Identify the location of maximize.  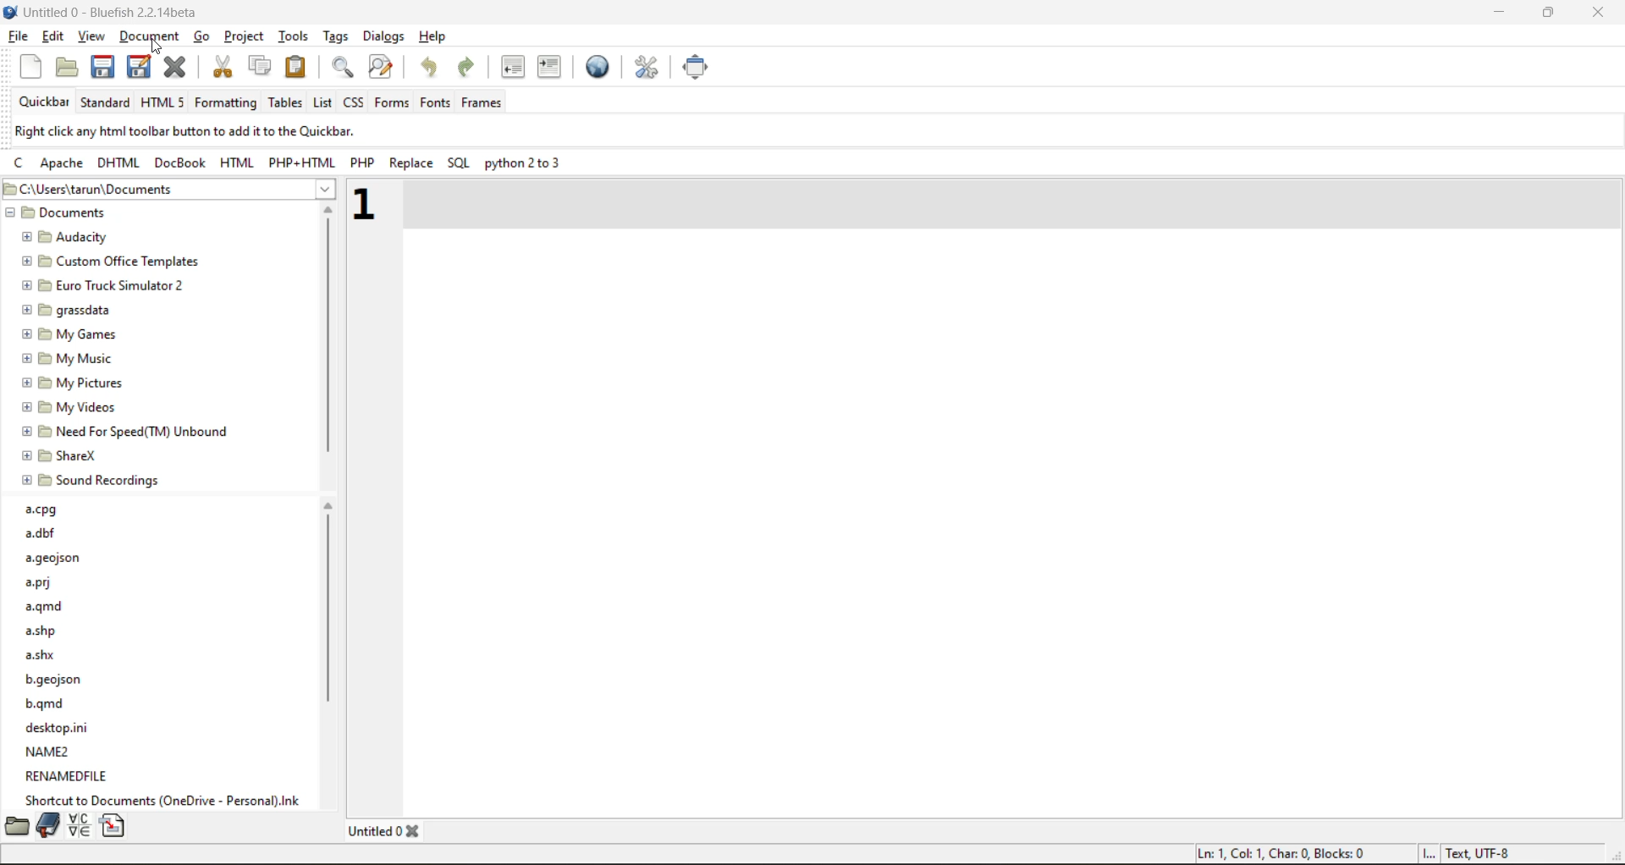
(1546, 13).